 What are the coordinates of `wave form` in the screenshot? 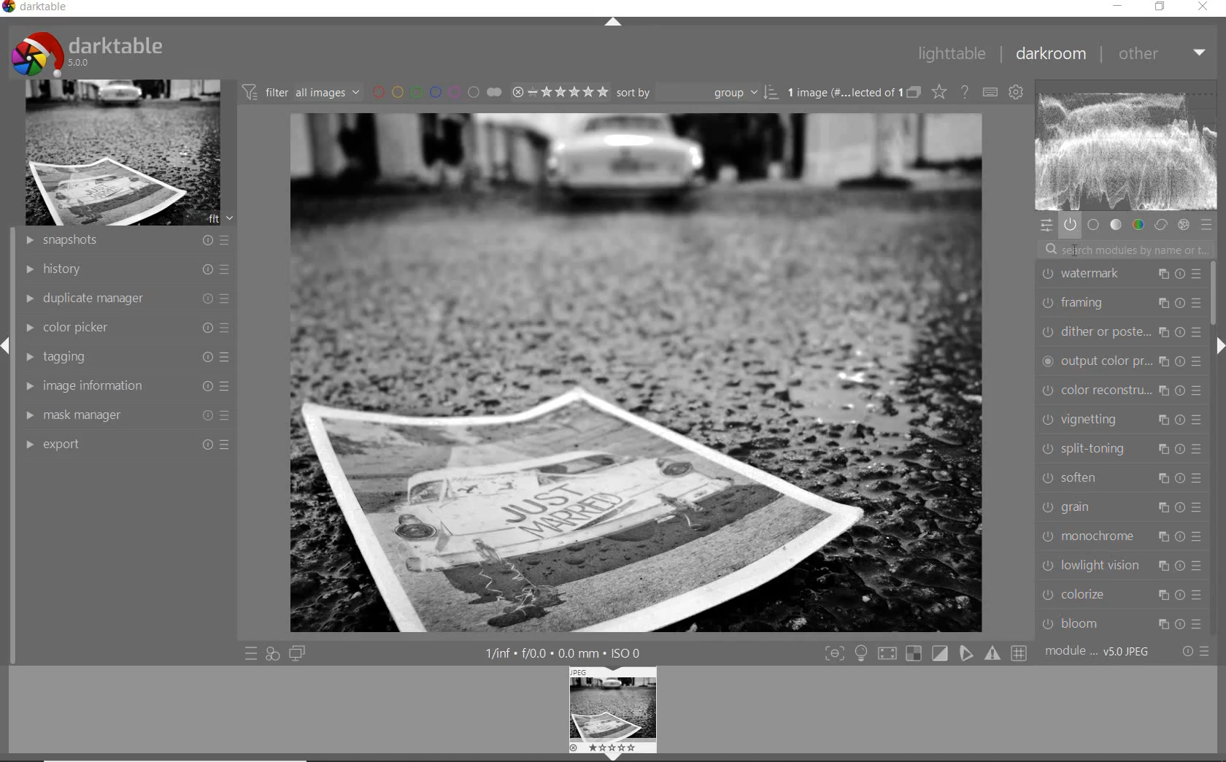 It's located at (1127, 147).